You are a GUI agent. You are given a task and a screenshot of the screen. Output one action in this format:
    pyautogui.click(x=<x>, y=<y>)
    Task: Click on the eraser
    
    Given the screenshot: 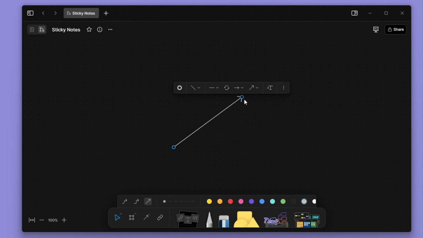 What is the action you would take?
    pyautogui.click(x=222, y=217)
    